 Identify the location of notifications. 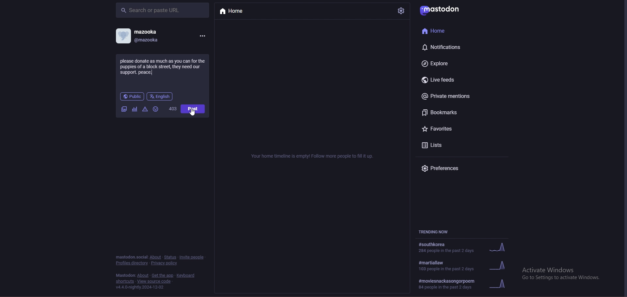
(451, 47).